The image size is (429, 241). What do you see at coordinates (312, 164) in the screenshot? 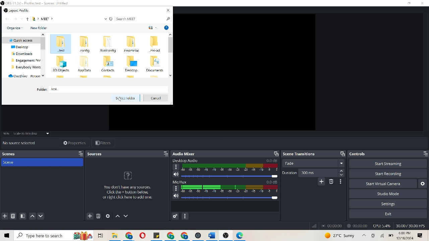
I see `trade` at bounding box center [312, 164].